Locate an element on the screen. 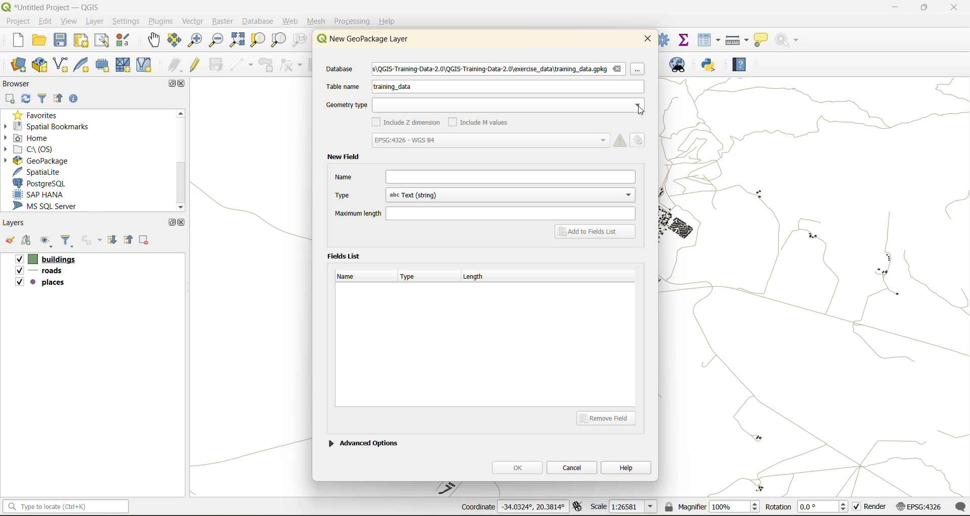 This screenshot has height=516, width=970. home is located at coordinates (30, 138).